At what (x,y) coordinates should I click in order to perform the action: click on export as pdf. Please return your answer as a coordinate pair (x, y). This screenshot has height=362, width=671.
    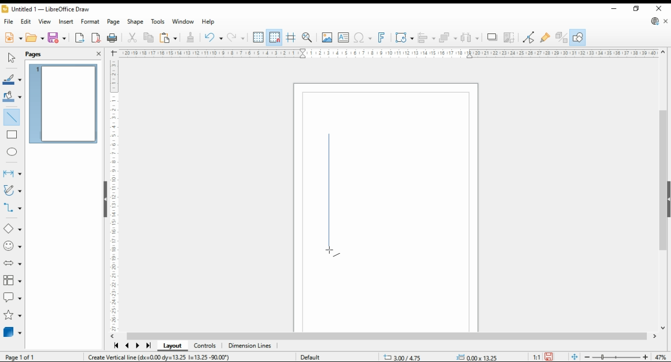
    Looking at the image, I should click on (96, 38).